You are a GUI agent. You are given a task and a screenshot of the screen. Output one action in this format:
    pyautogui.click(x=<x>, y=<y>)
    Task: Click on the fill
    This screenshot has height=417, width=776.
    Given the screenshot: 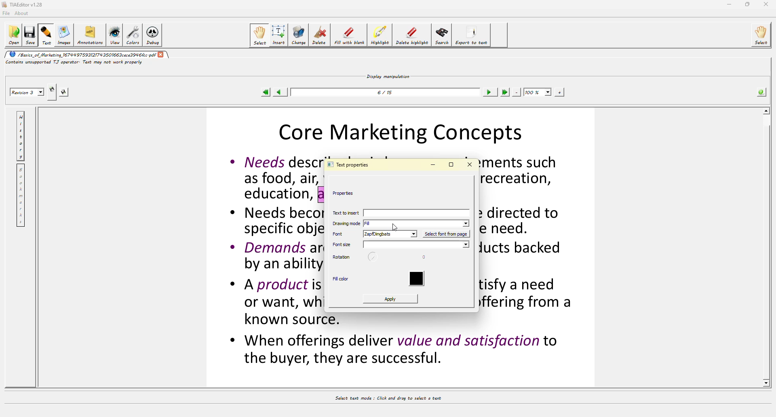 What is the action you would take?
    pyautogui.click(x=372, y=224)
    